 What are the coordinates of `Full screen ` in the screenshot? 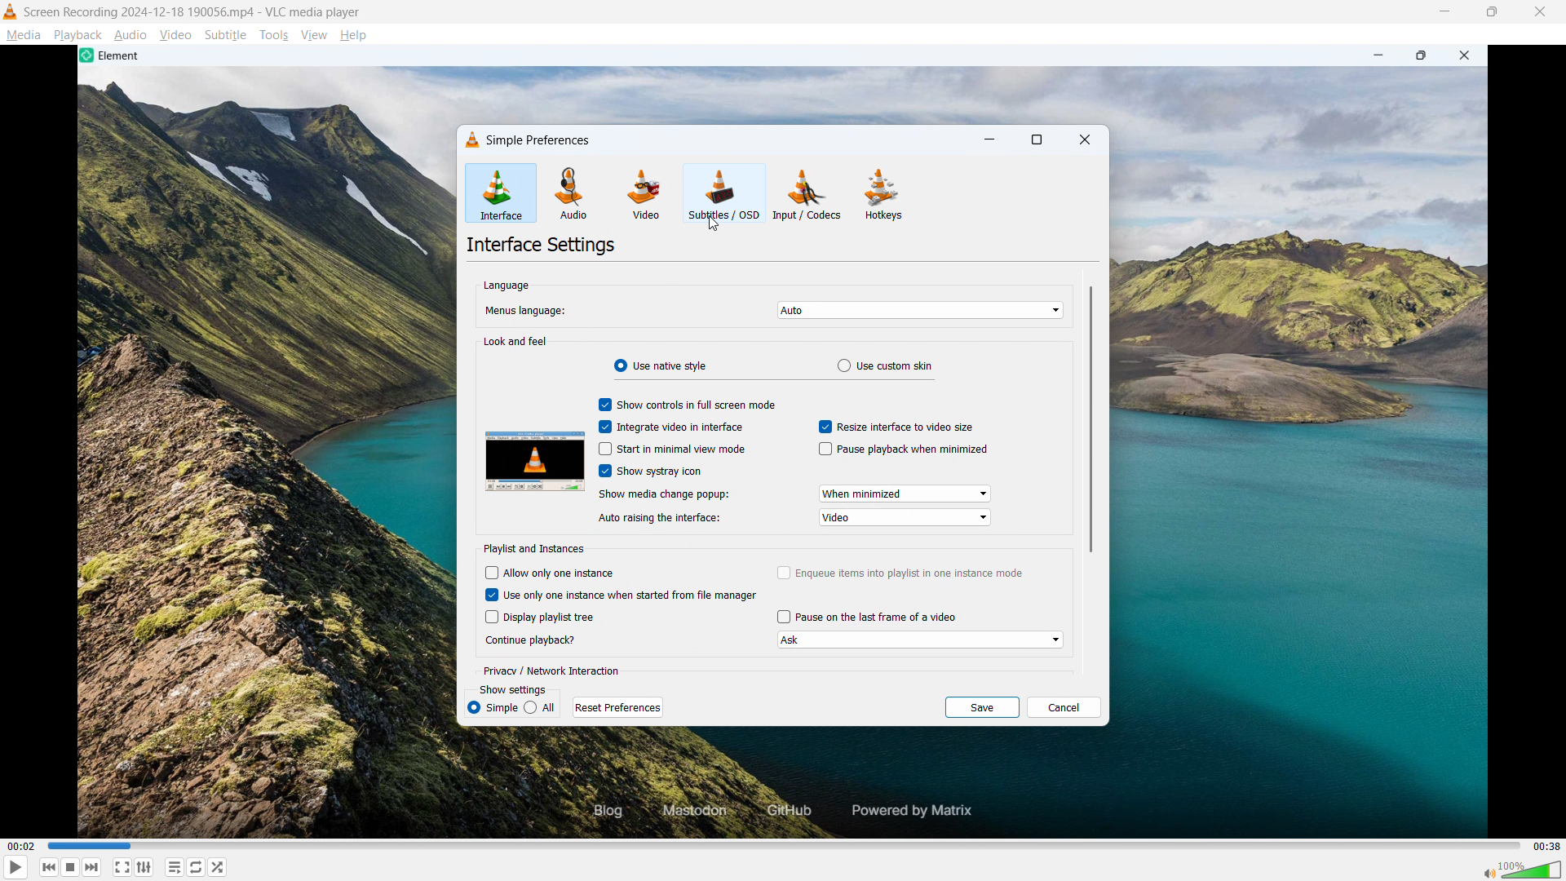 It's located at (122, 866).